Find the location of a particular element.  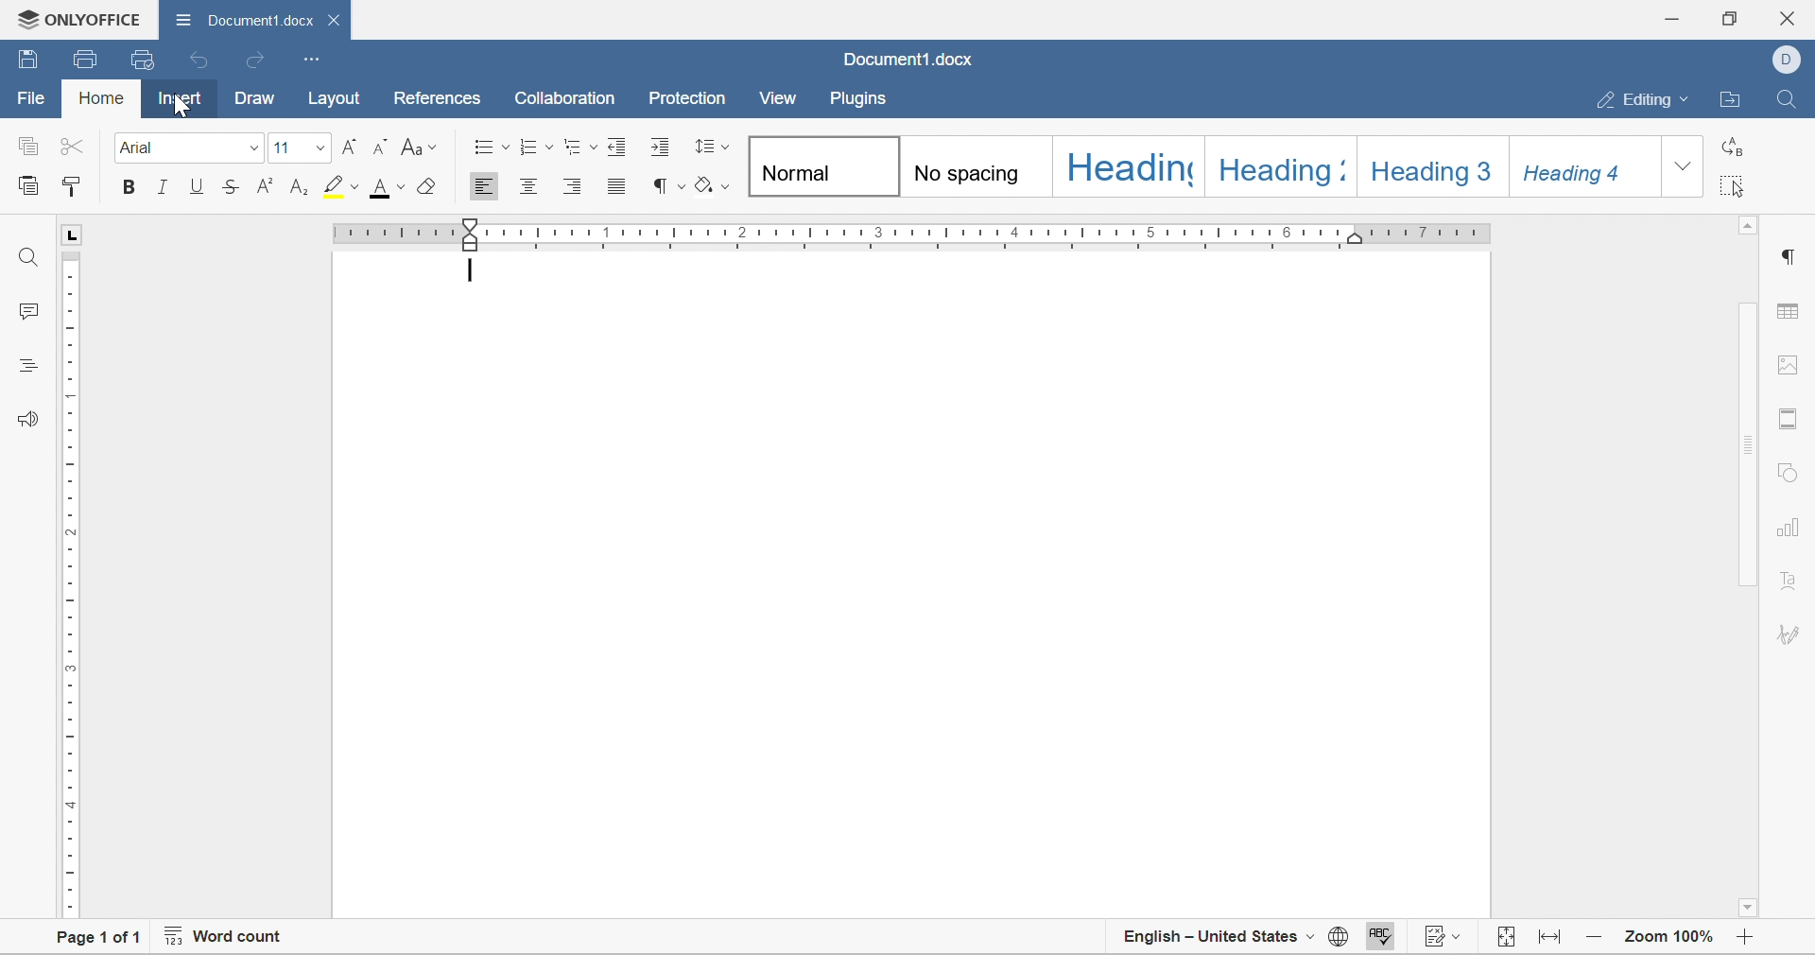

Drop down is located at coordinates (1686, 170).